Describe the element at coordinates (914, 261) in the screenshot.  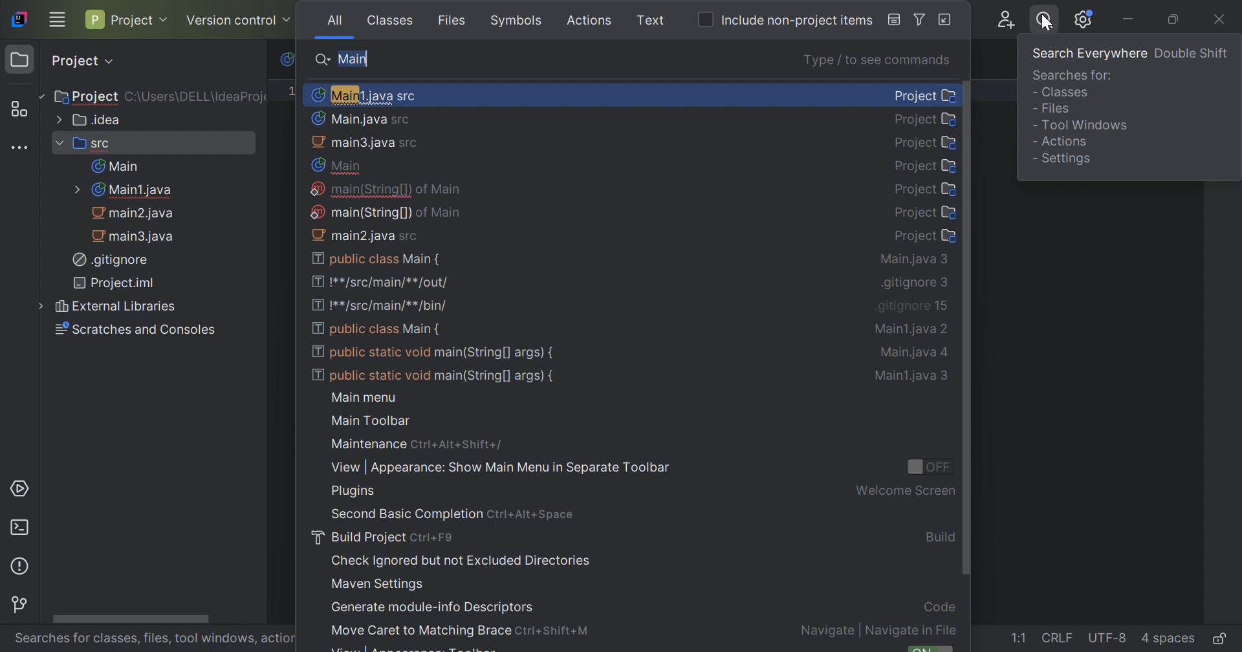
I see `Main.java3` at that location.